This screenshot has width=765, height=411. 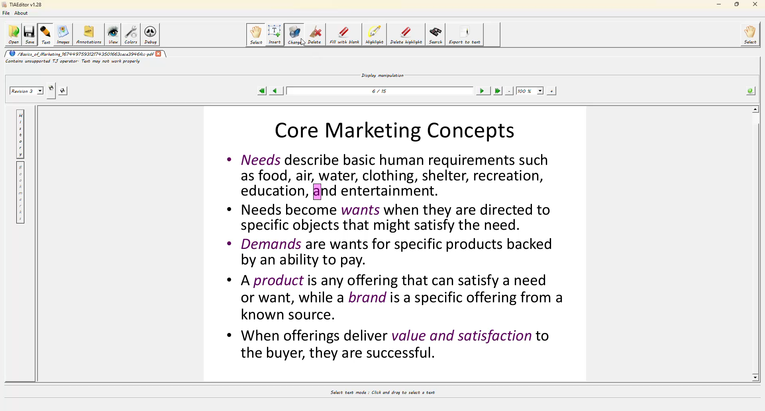 What do you see at coordinates (318, 34) in the screenshot?
I see `delete` at bounding box center [318, 34].